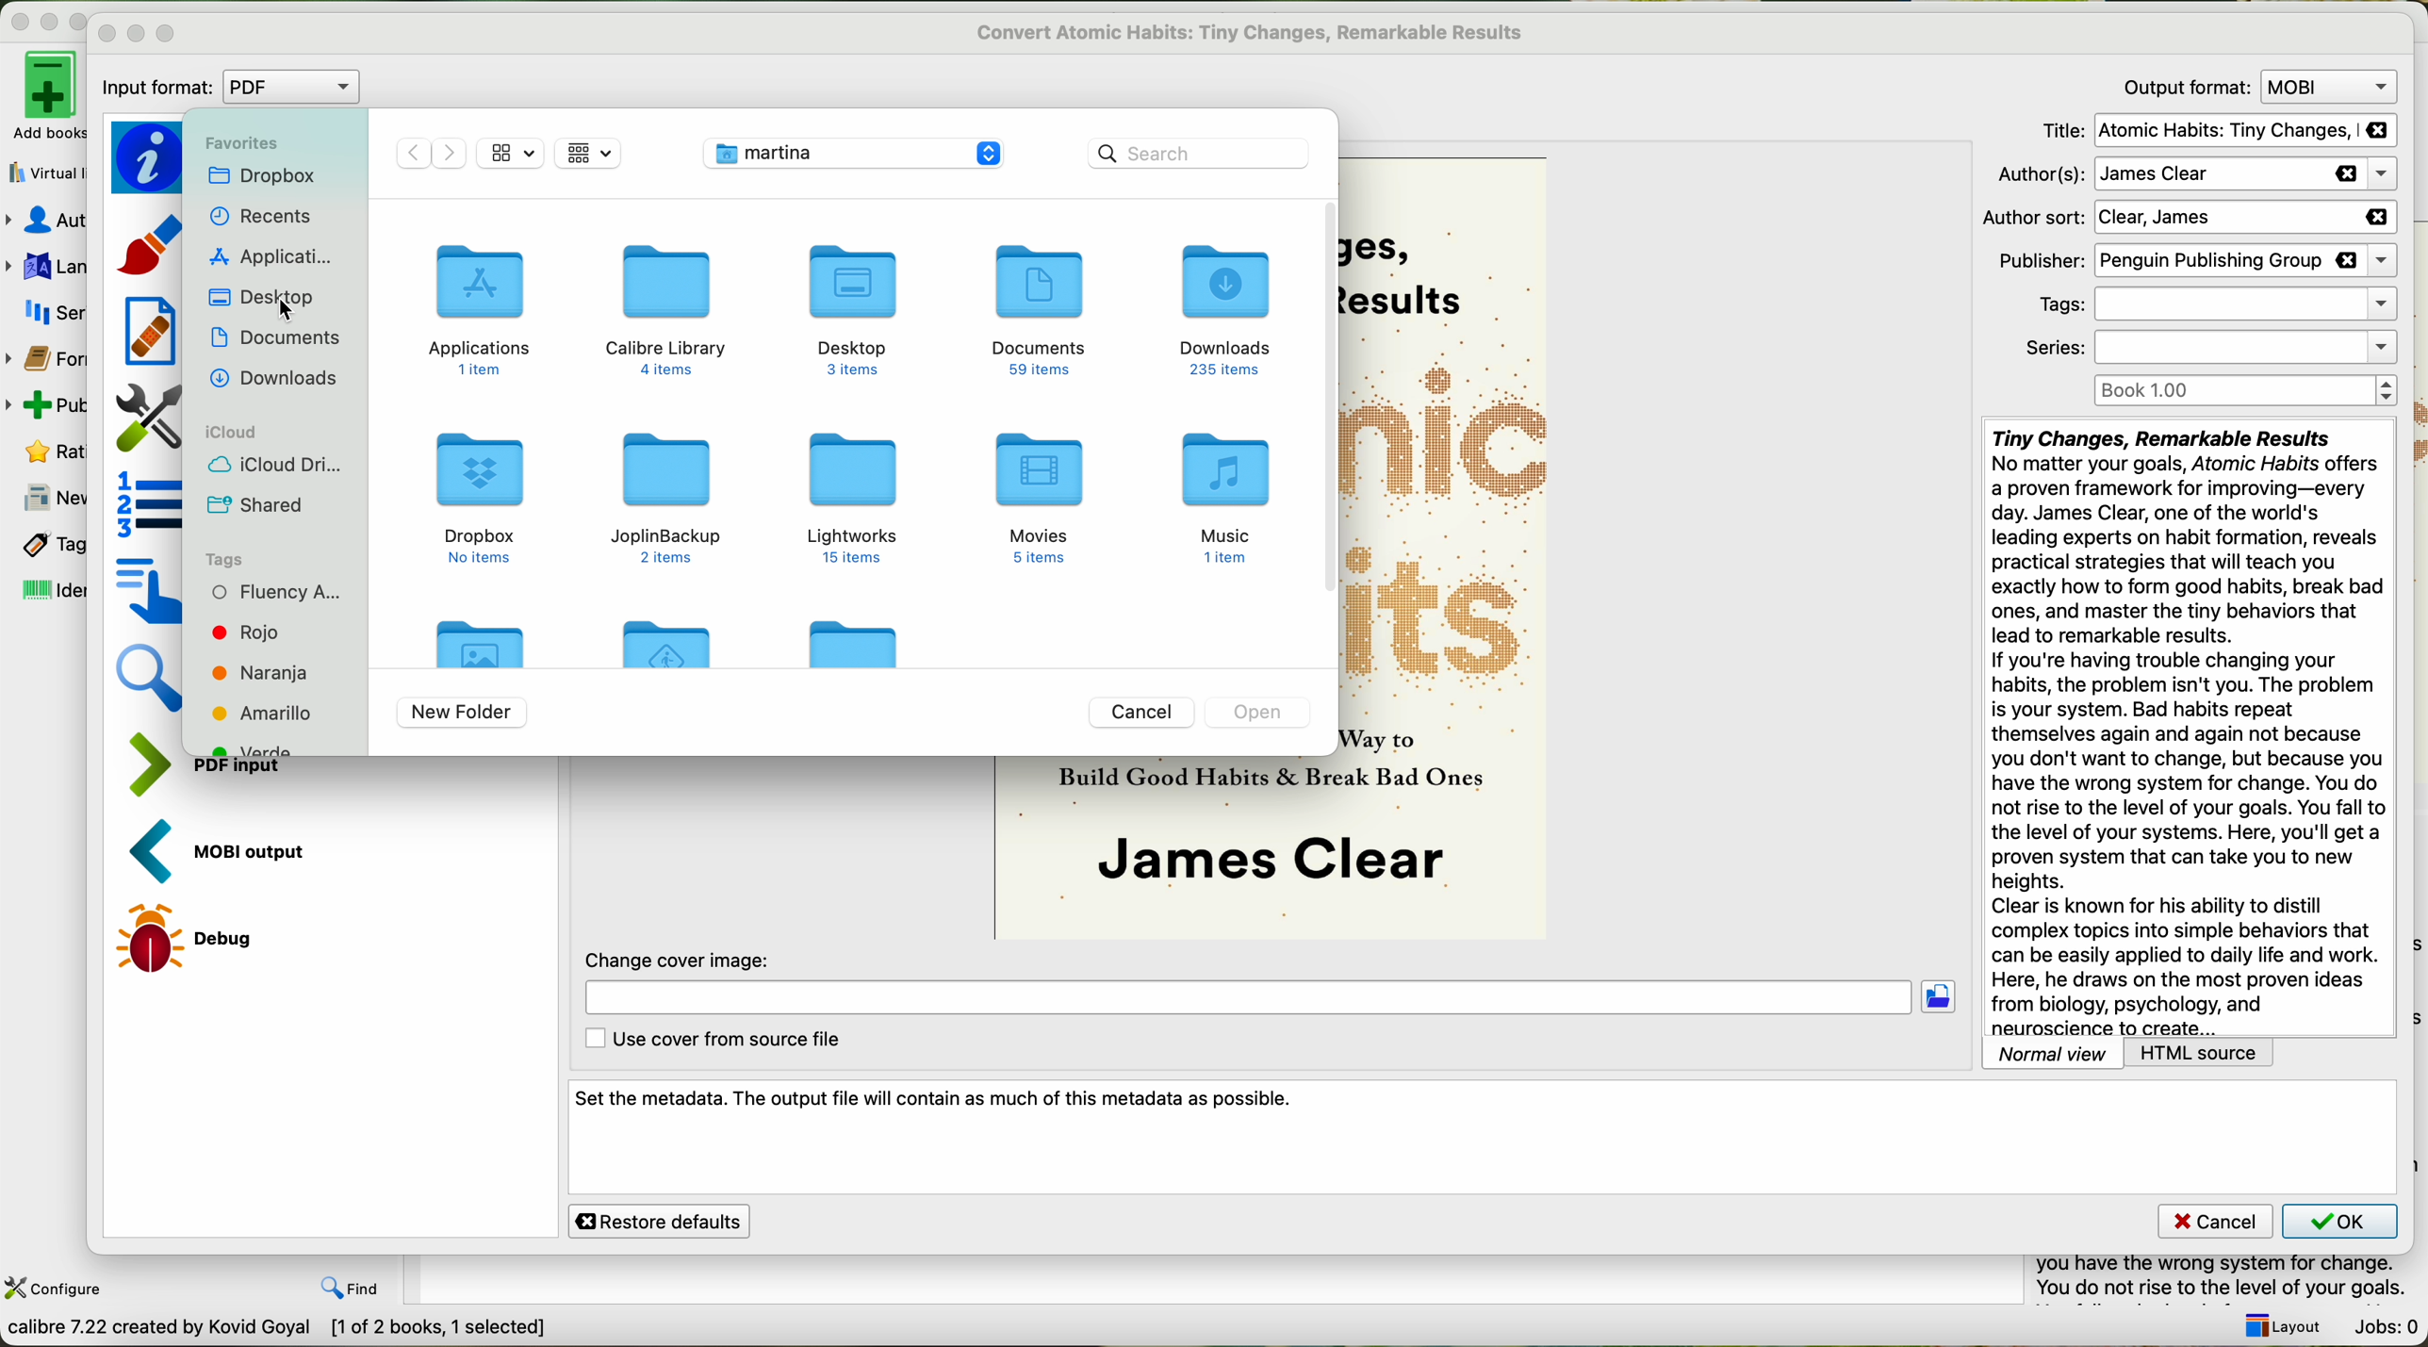 This screenshot has height=1347, width=2428. What do you see at coordinates (157, 765) in the screenshot?
I see `PDF input` at bounding box center [157, 765].